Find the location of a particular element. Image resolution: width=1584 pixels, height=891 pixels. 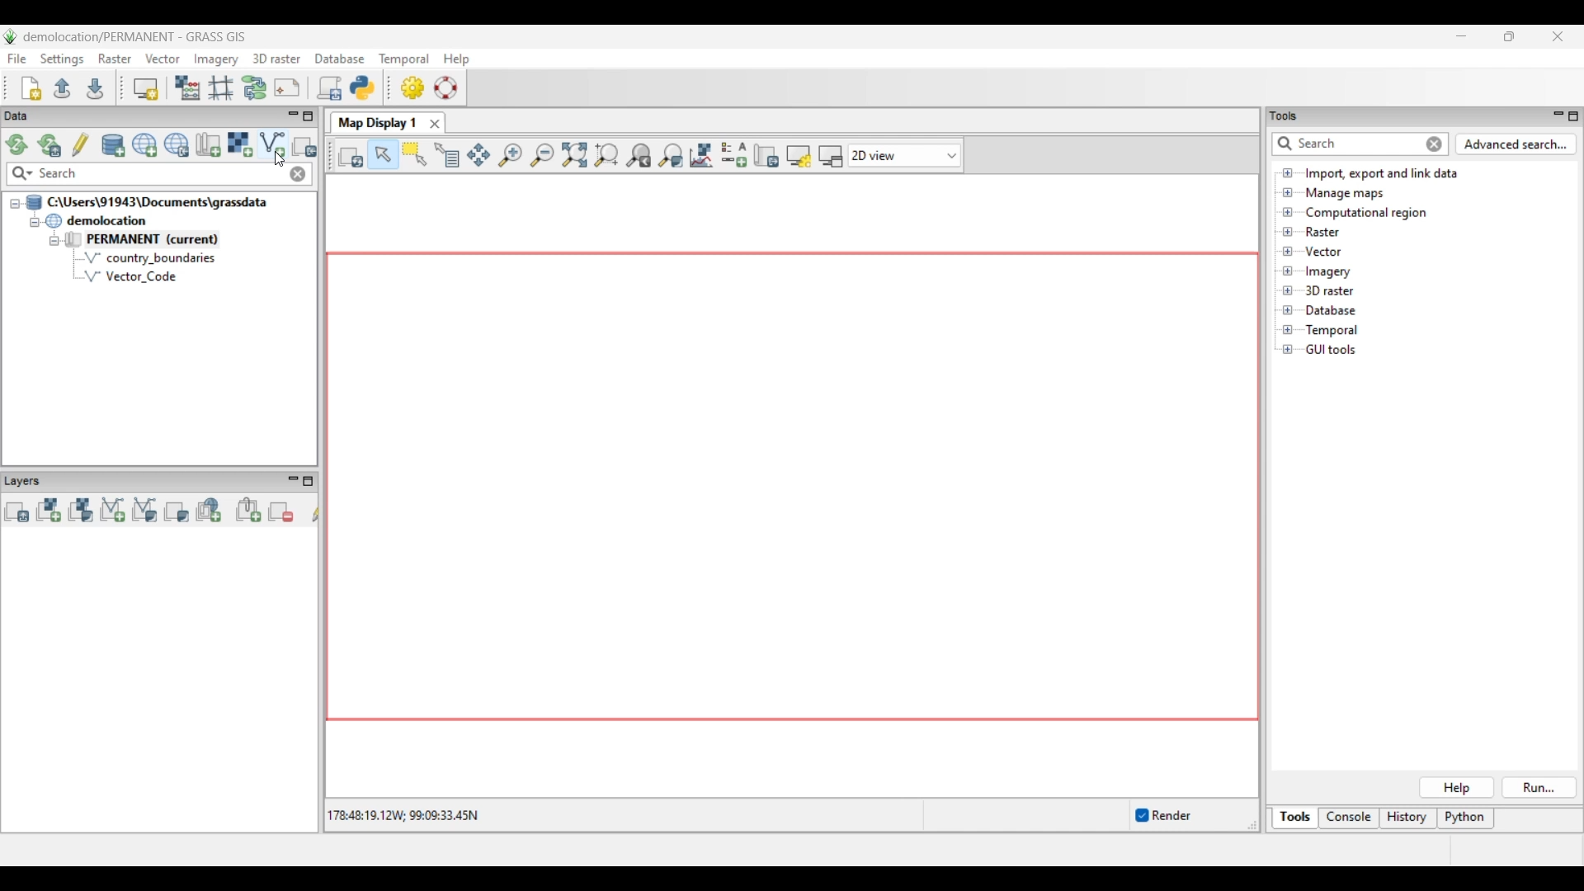

Double click to see files under GUI tools is located at coordinates (1332, 350).